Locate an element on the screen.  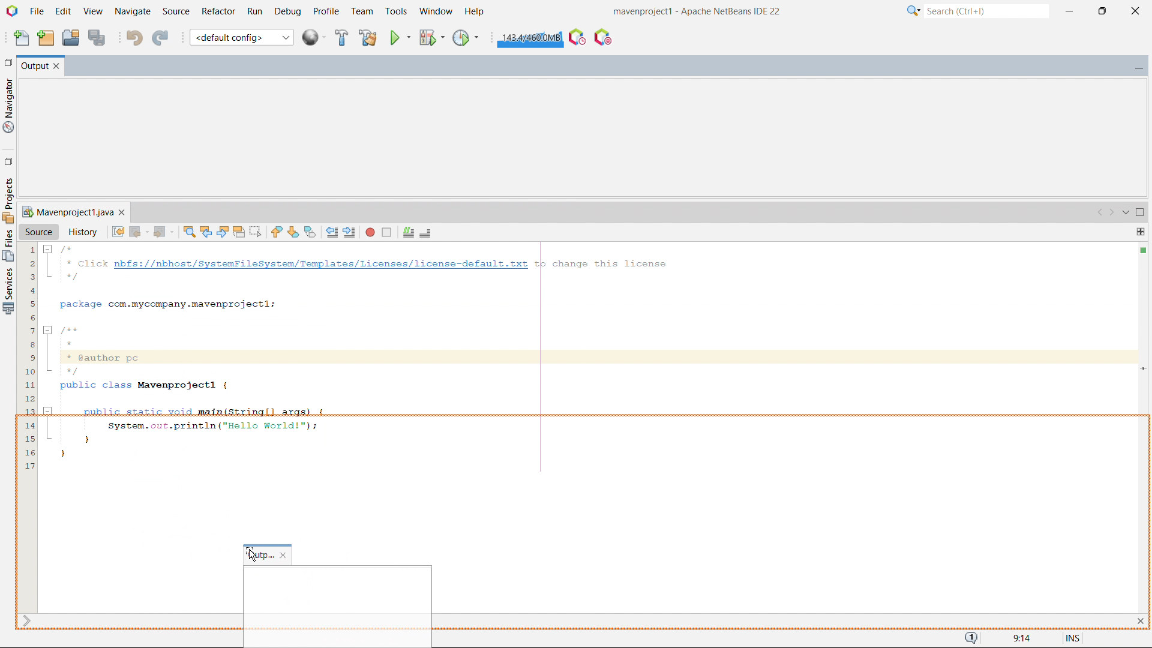
save all is located at coordinates (96, 37).